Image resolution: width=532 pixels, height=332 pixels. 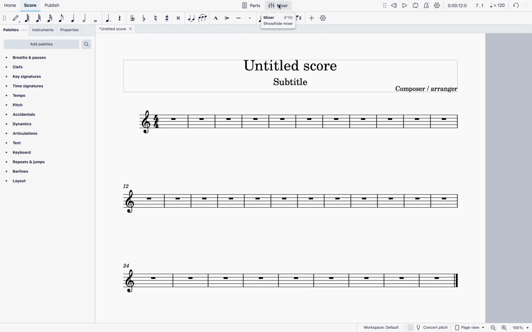 I want to click on score, so click(x=283, y=276).